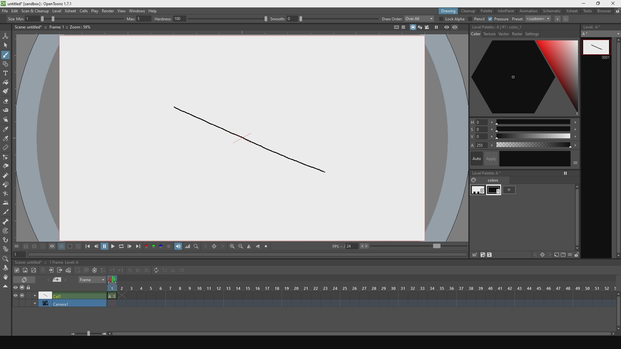  Describe the element at coordinates (6, 203) in the screenshot. I see `iron` at that location.